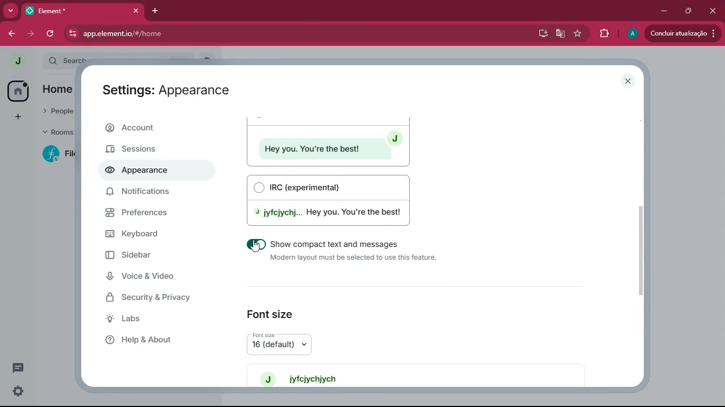  What do you see at coordinates (646, 250) in the screenshot?
I see `scroll bar` at bounding box center [646, 250].